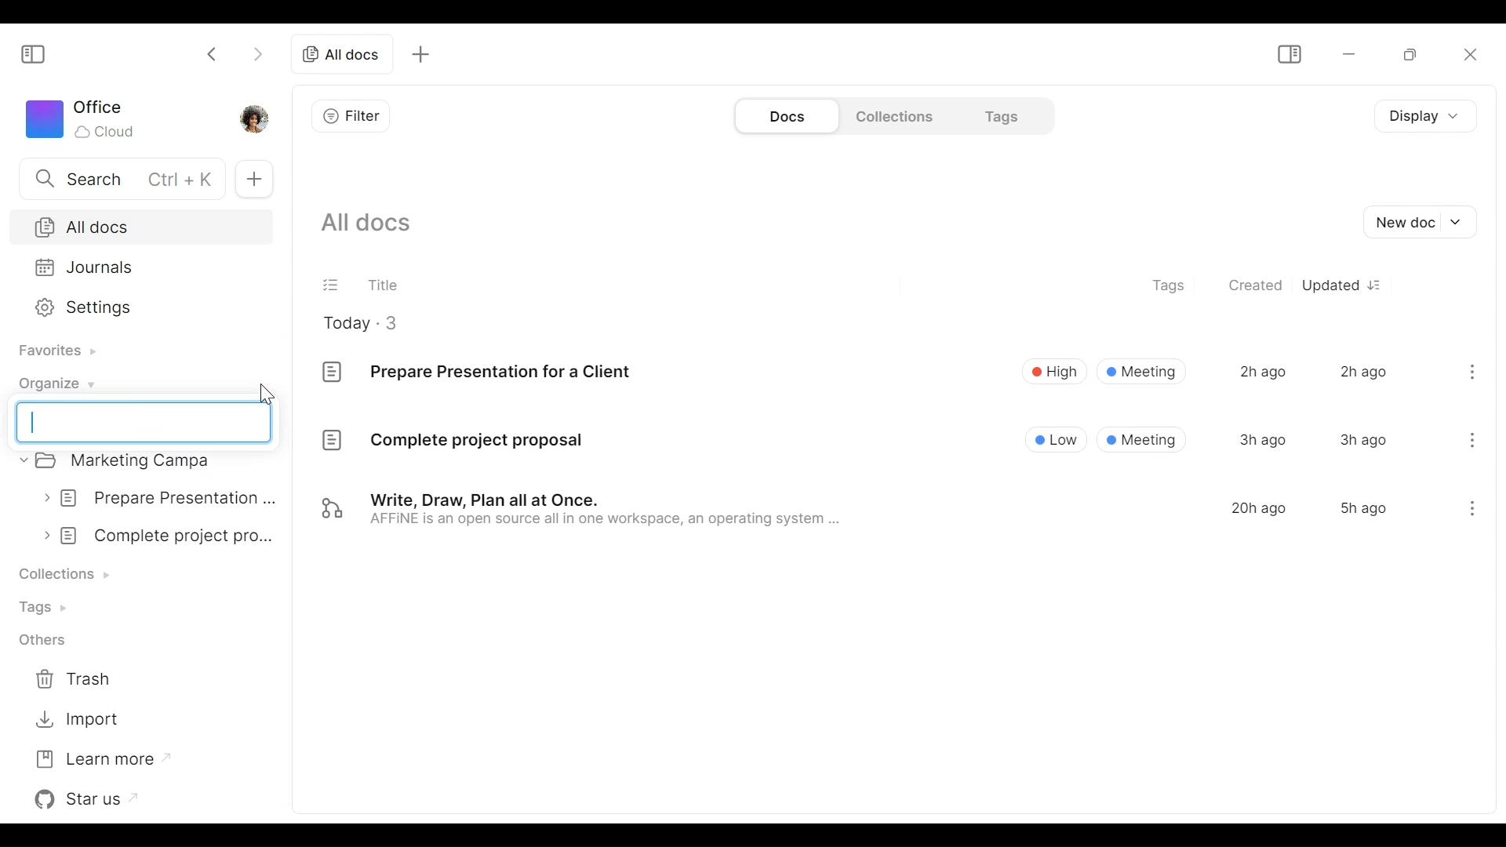 The height and width of the screenshot is (847, 1506). What do you see at coordinates (49, 607) in the screenshot?
I see `Tags` at bounding box center [49, 607].